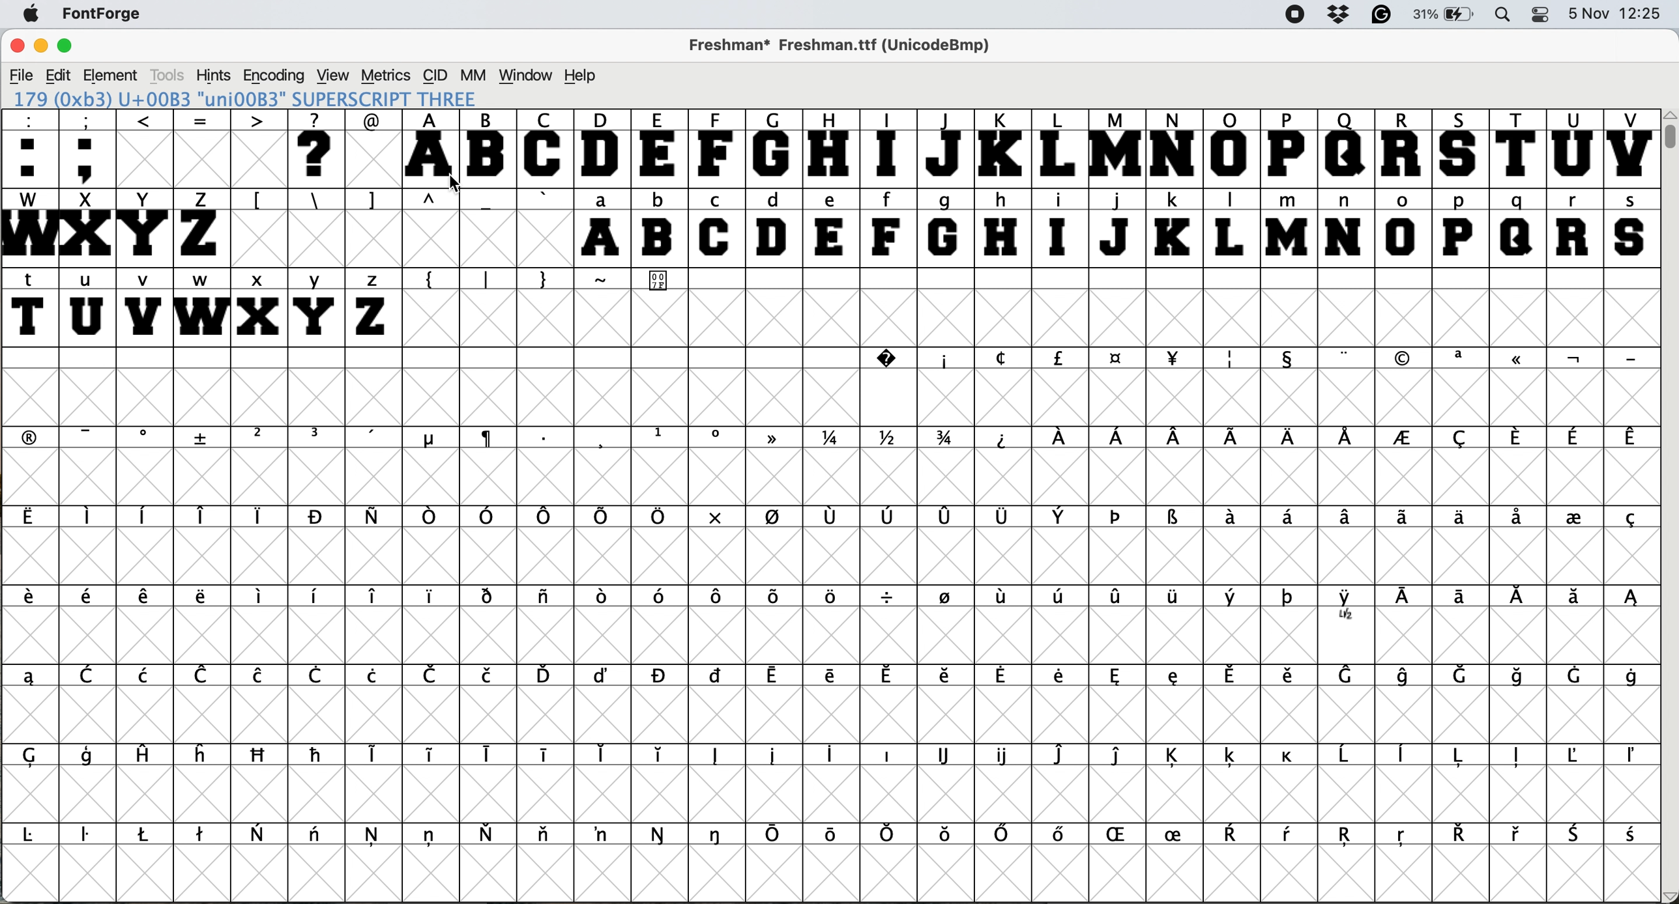 This screenshot has width=1679, height=904. Describe the element at coordinates (374, 307) in the screenshot. I see `z` at that location.